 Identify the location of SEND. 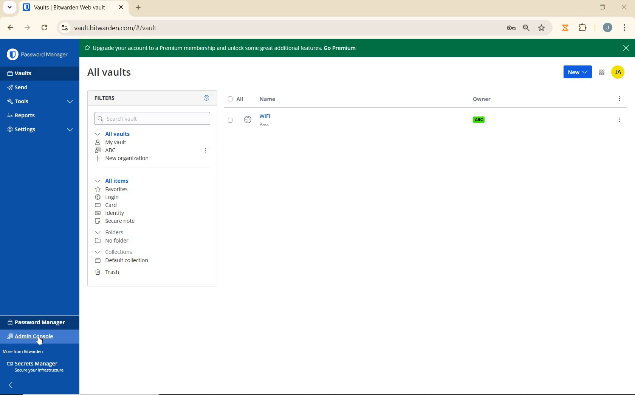
(26, 88).